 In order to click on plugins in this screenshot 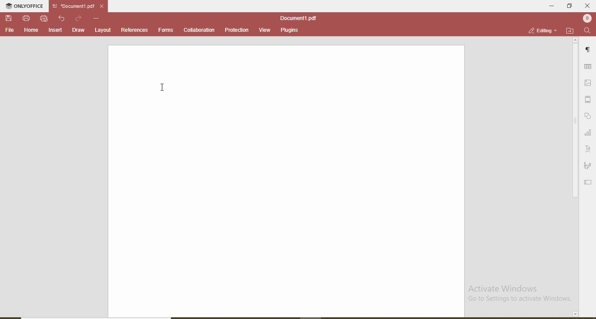, I will do `click(289, 31)`.